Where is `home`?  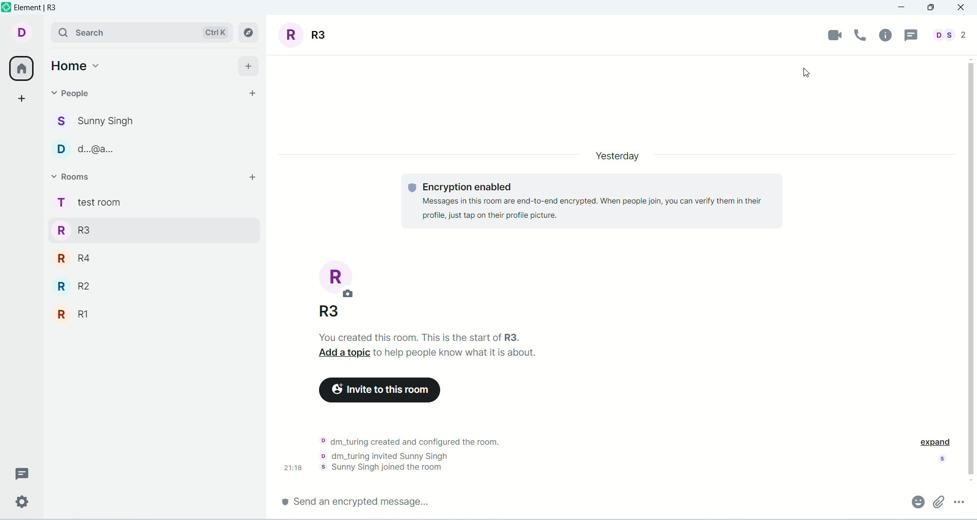
home is located at coordinates (78, 65).